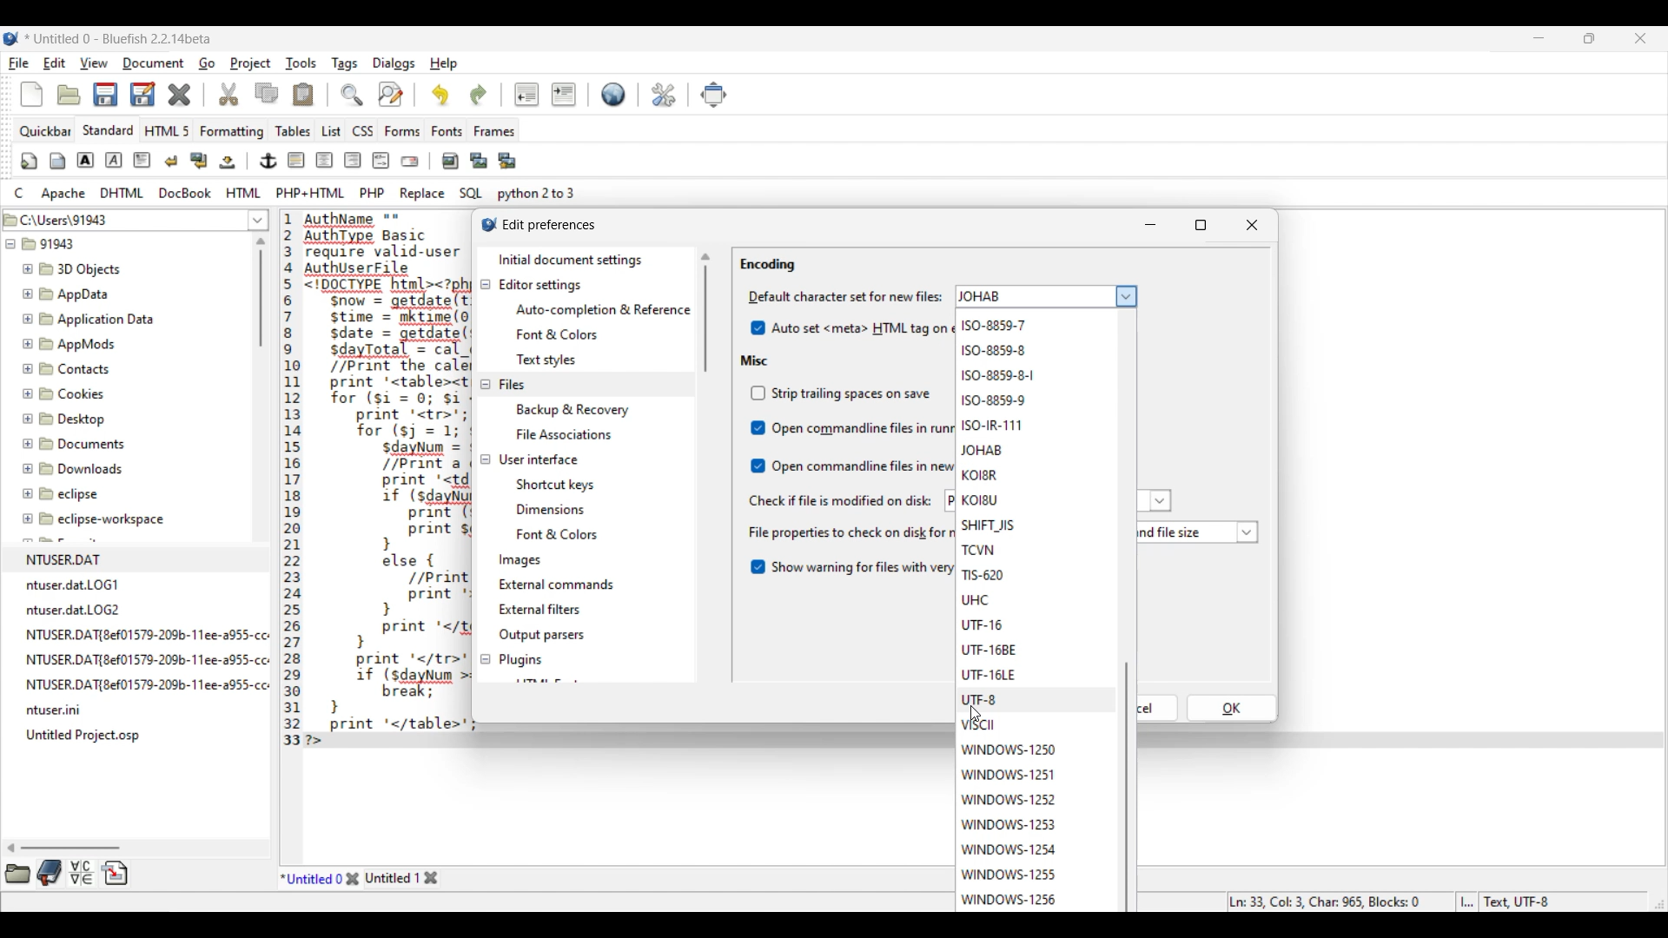  I want to click on Plugins, so click(521, 657).